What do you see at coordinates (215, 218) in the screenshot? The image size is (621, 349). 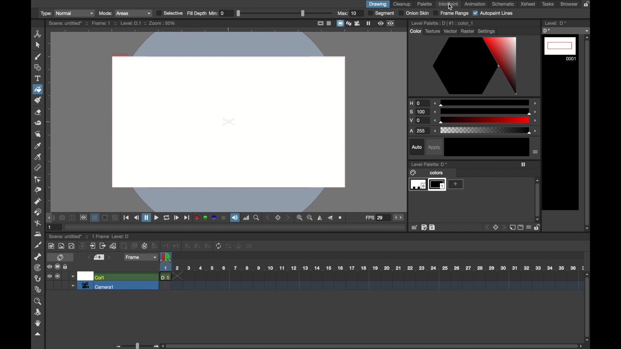 I see `blue` at bounding box center [215, 218].